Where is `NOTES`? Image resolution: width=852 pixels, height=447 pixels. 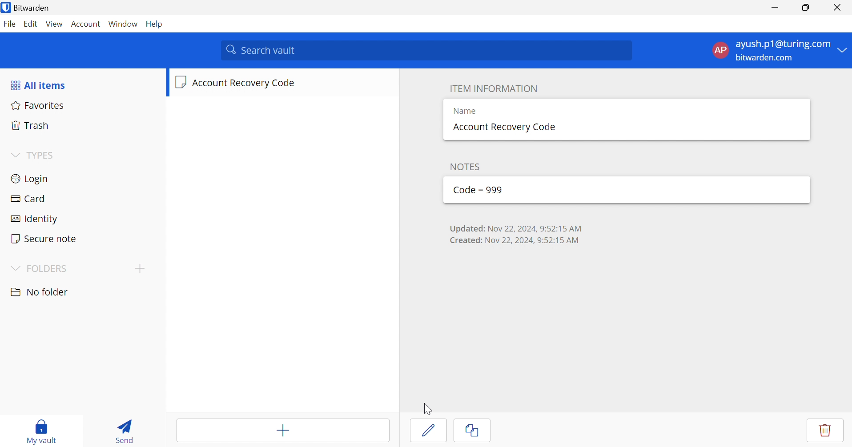 NOTES is located at coordinates (467, 167).